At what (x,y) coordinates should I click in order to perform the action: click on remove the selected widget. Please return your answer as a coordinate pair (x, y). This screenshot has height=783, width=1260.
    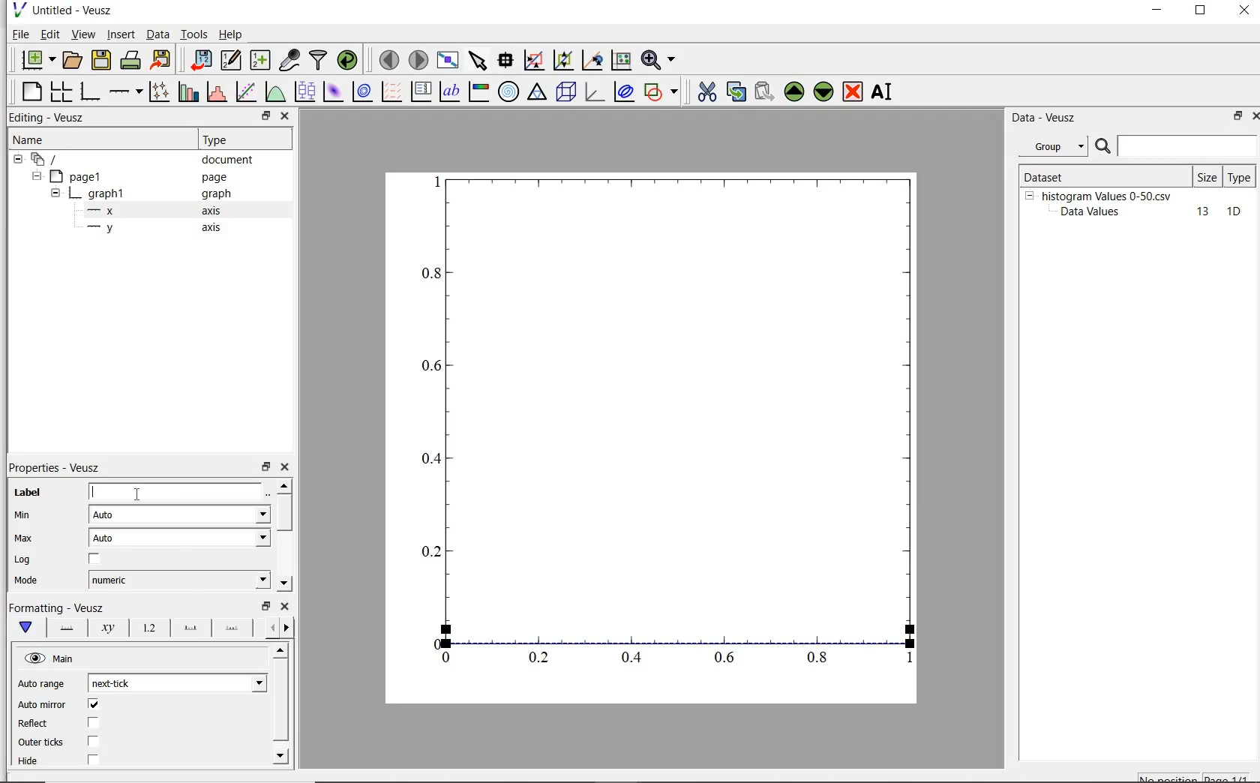
    Looking at the image, I should click on (852, 93).